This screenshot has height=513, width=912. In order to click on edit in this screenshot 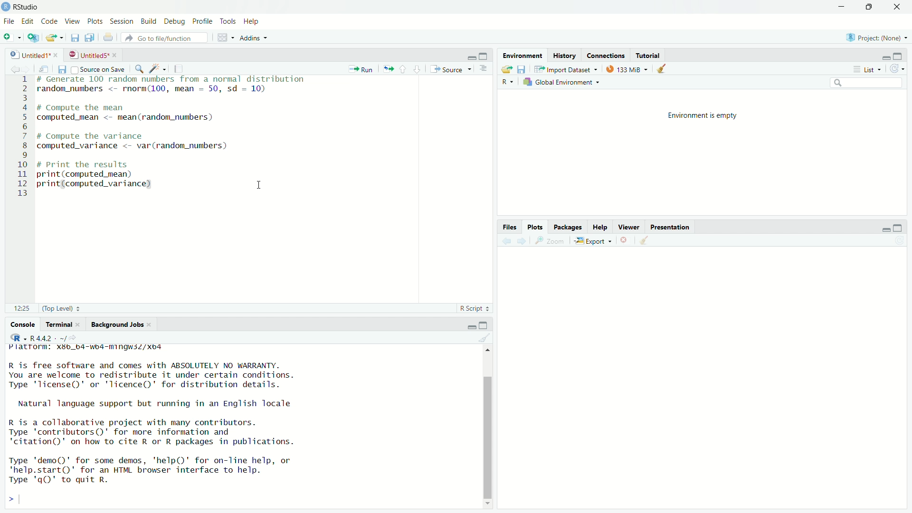, I will do `click(27, 22)`.